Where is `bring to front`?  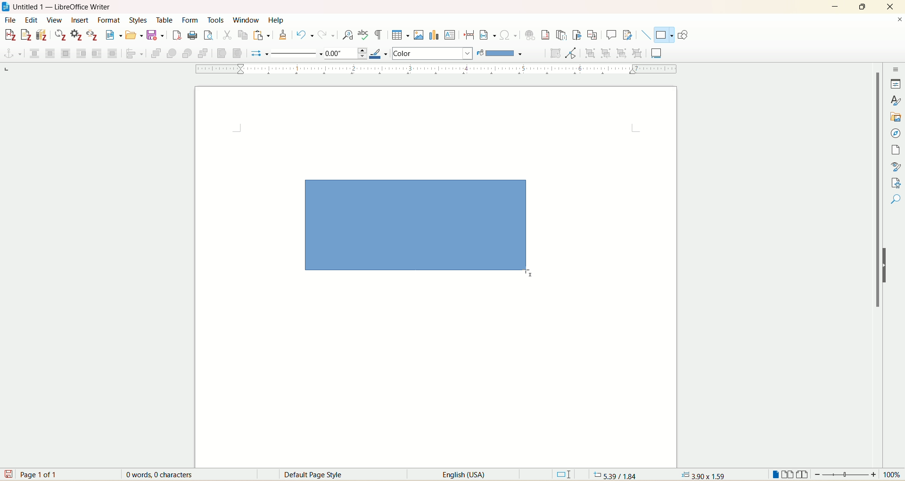
bring to front is located at coordinates (157, 53).